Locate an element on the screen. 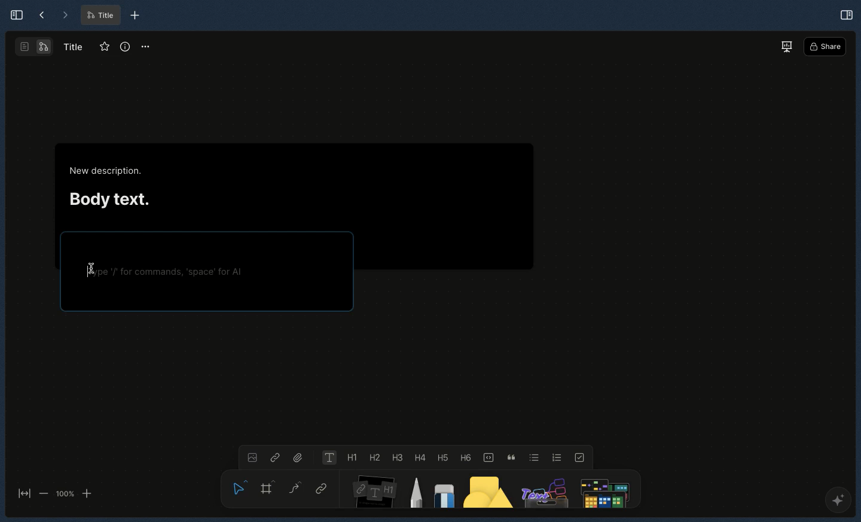  Second layout is located at coordinates (35, 47).